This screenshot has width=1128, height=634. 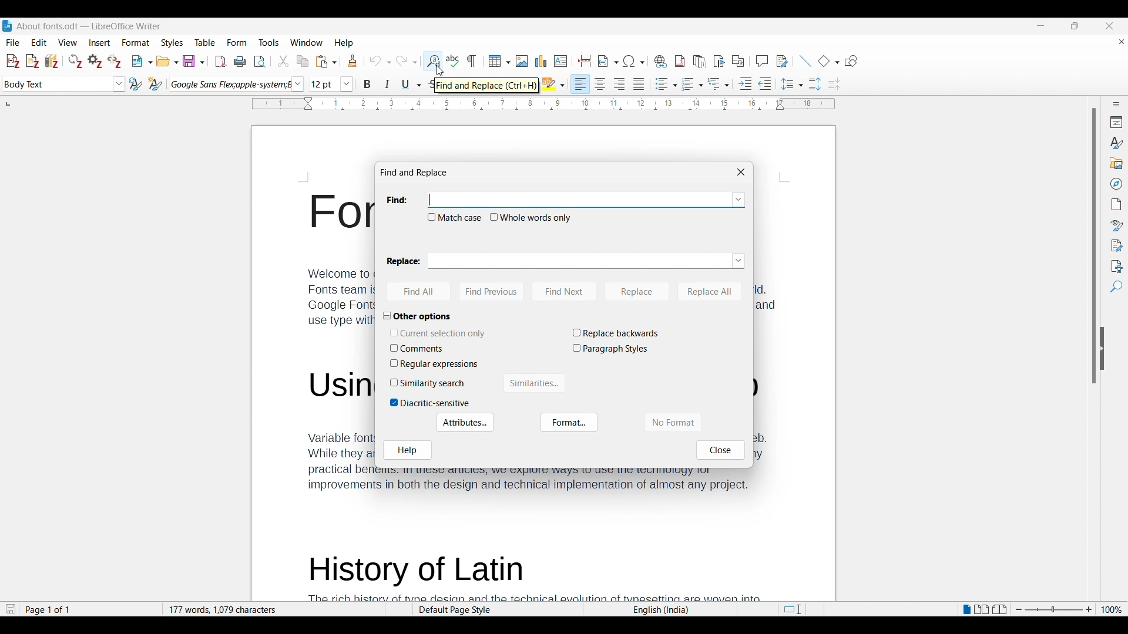 What do you see at coordinates (1109, 26) in the screenshot?
I see `Close interface` at bounding box center [1109, 26].